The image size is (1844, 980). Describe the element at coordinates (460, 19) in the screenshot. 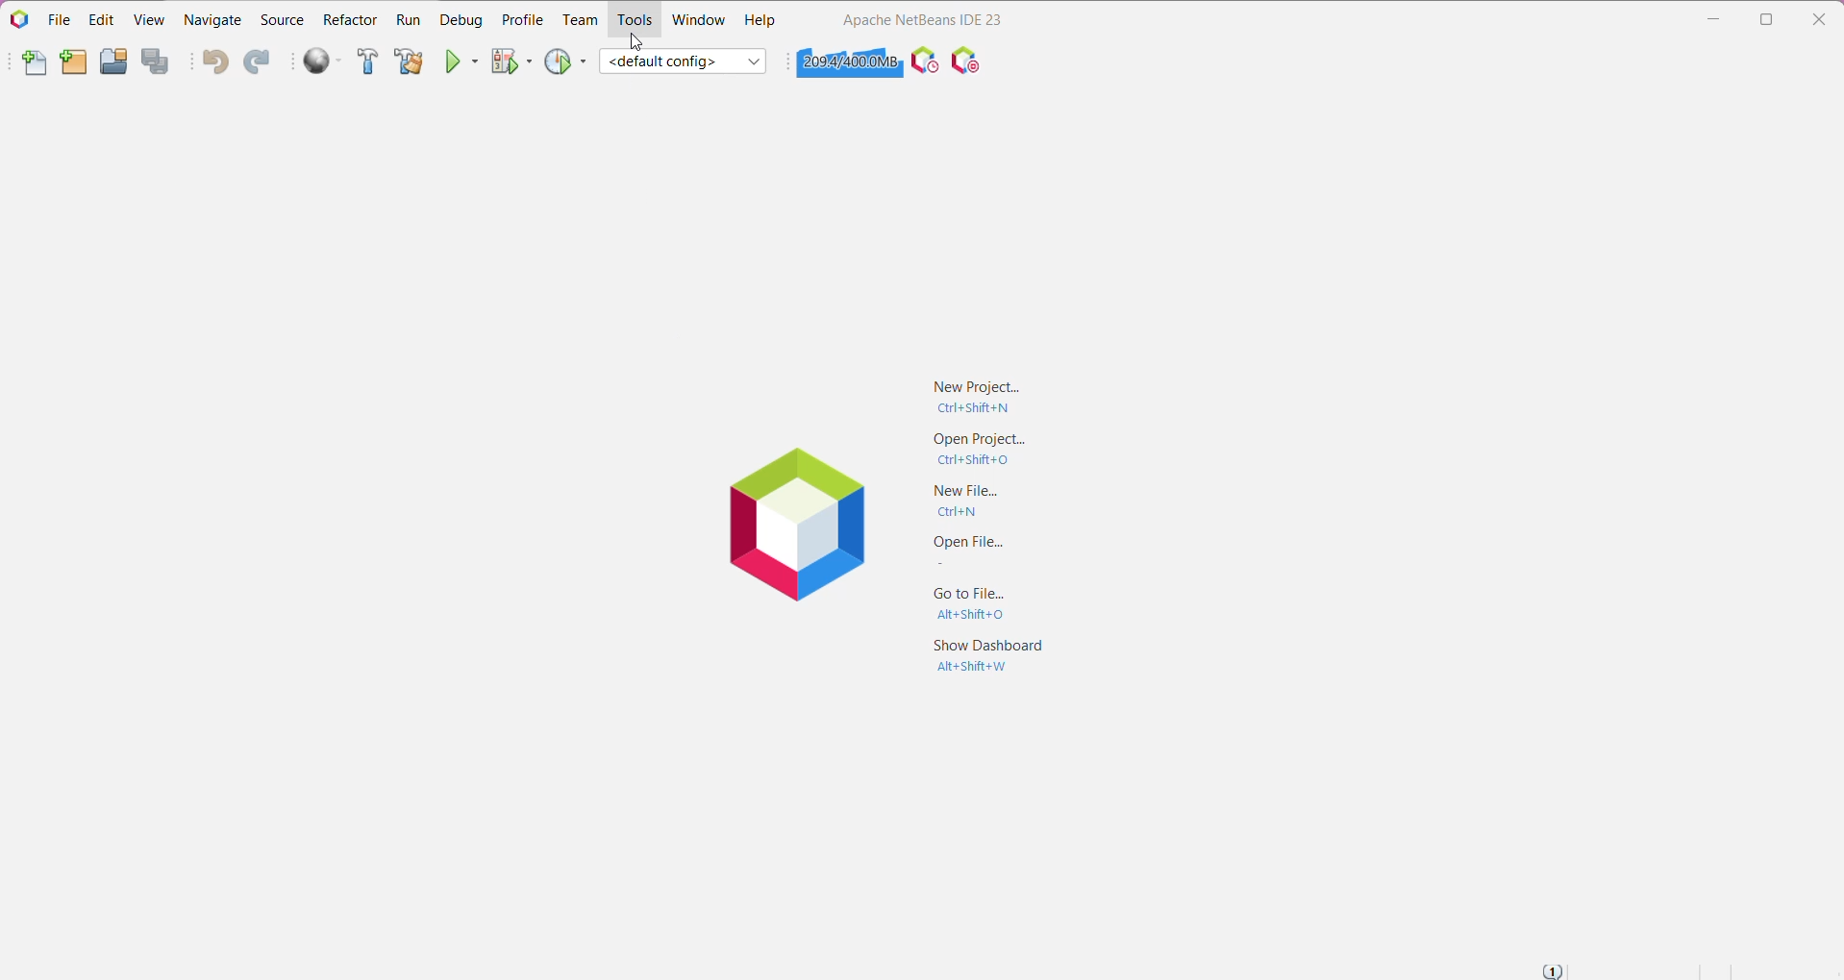

I see `Debug` at that location.